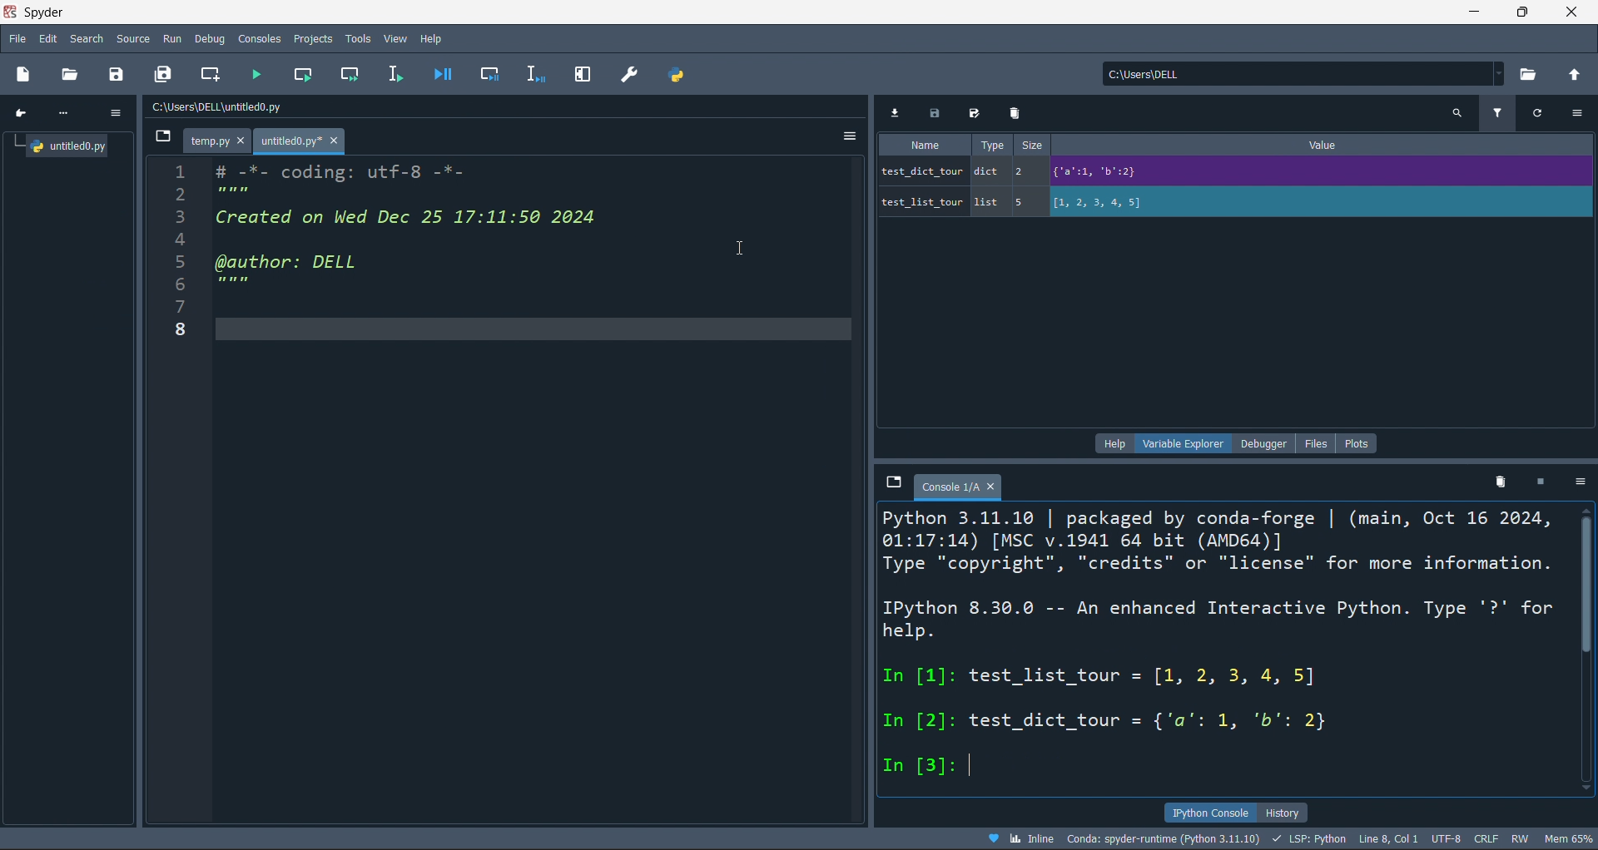 The height and width of the screenshot is (850, 1598). Describe the element at coordinates (258, 73) in the screenshot. I see `run file` at that location.